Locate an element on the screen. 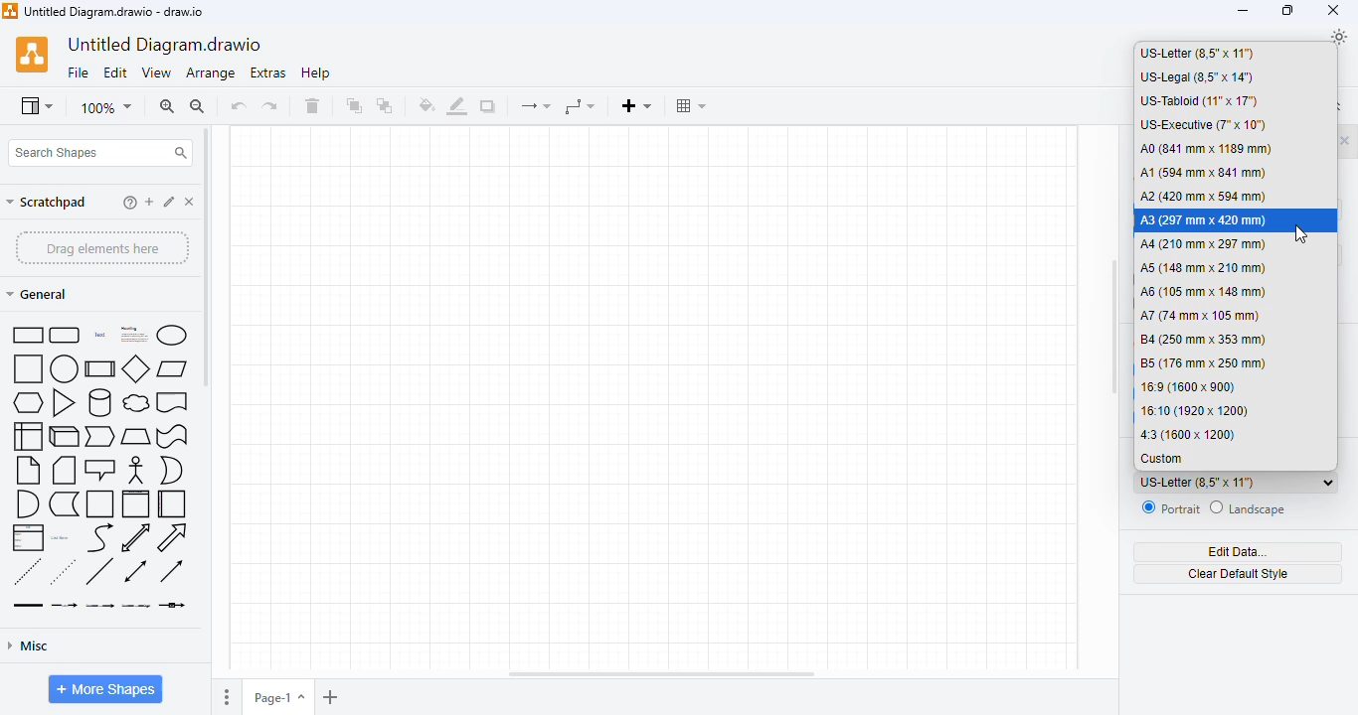 This screenshot has height=715, width=1358. to front is located at coordinates (353, 105).